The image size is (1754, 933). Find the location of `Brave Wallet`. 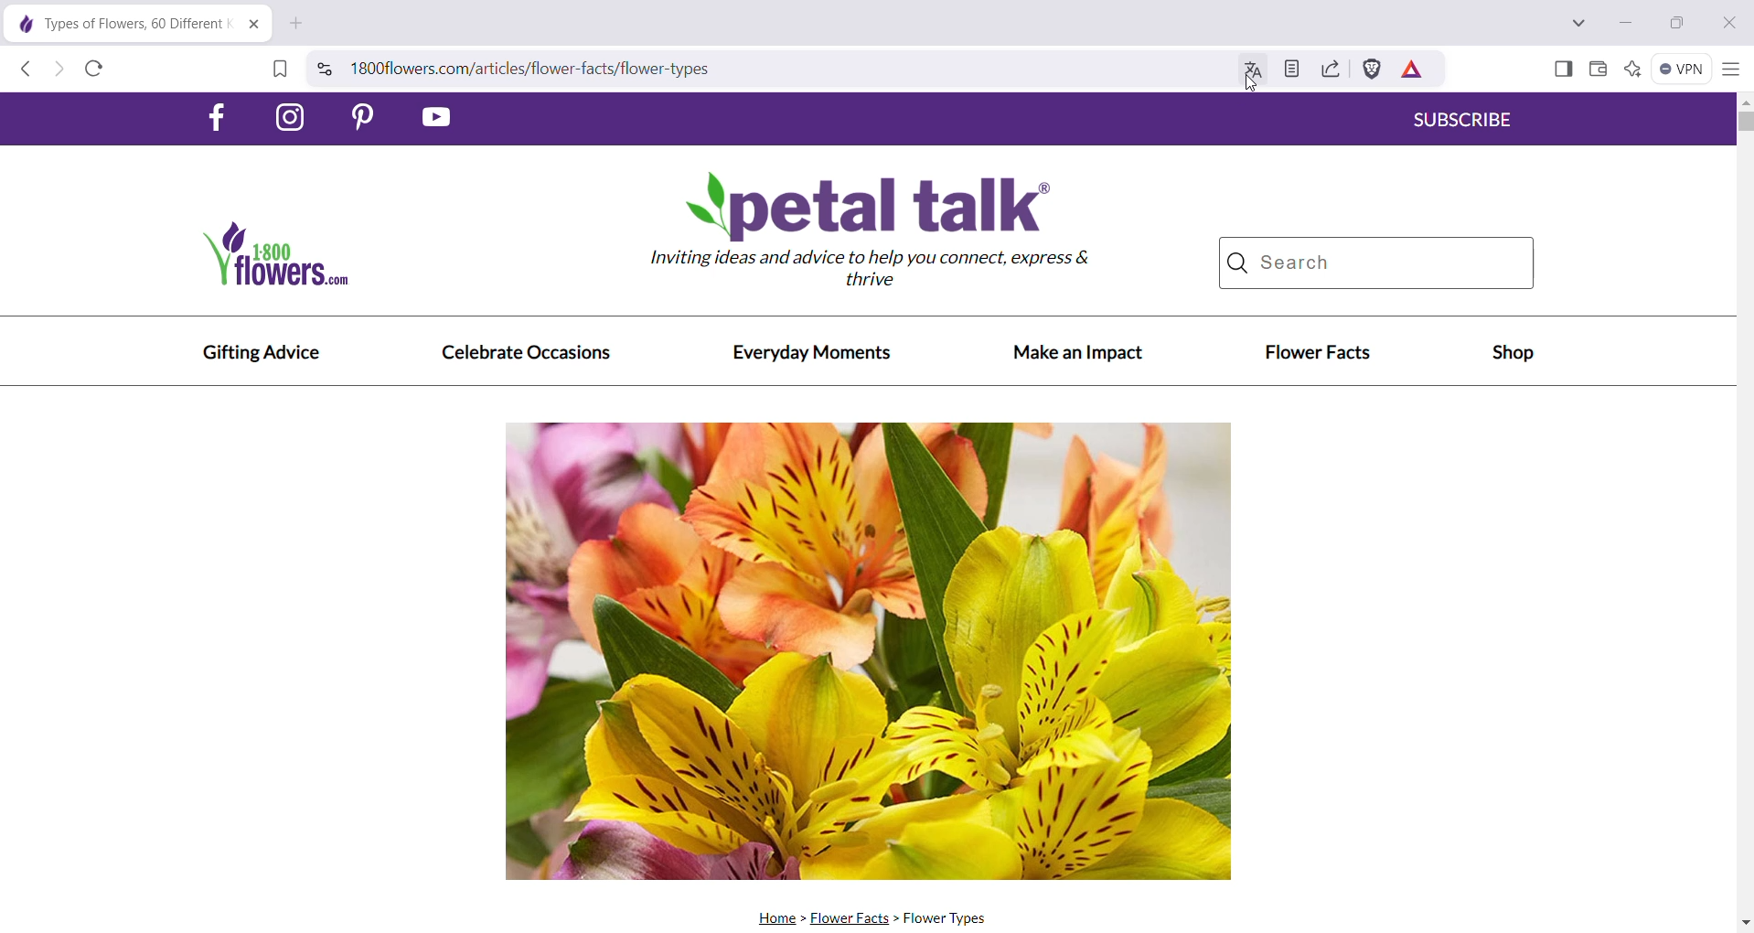

Brave Wallet is located at coordinates (1597, 70).